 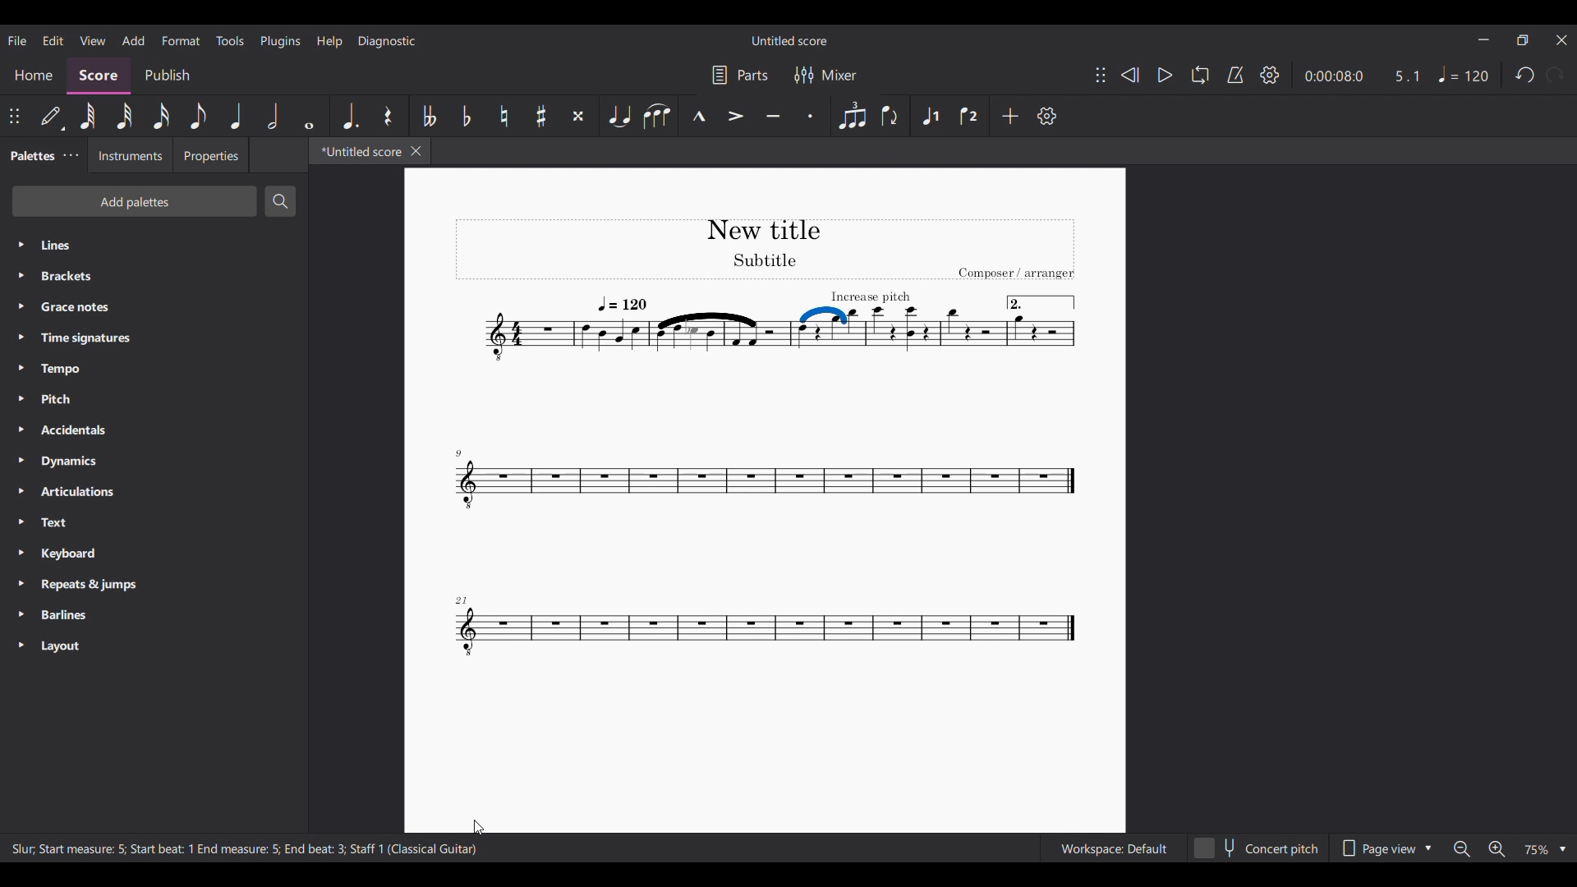 I want to click on Play, so click(x=1158, y=75).